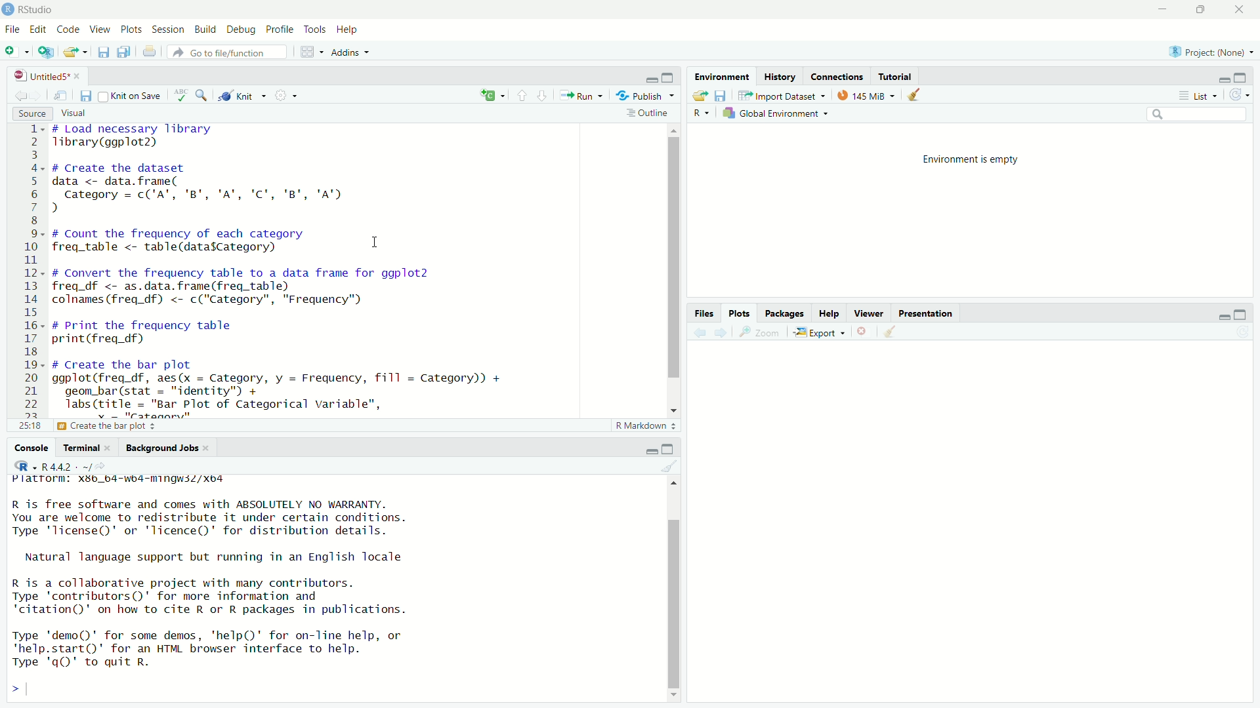 This screenshot has height=708, width=1260. Describe the element at coordinates (579, 94) in the screenshot. I see `run current file` at that location.